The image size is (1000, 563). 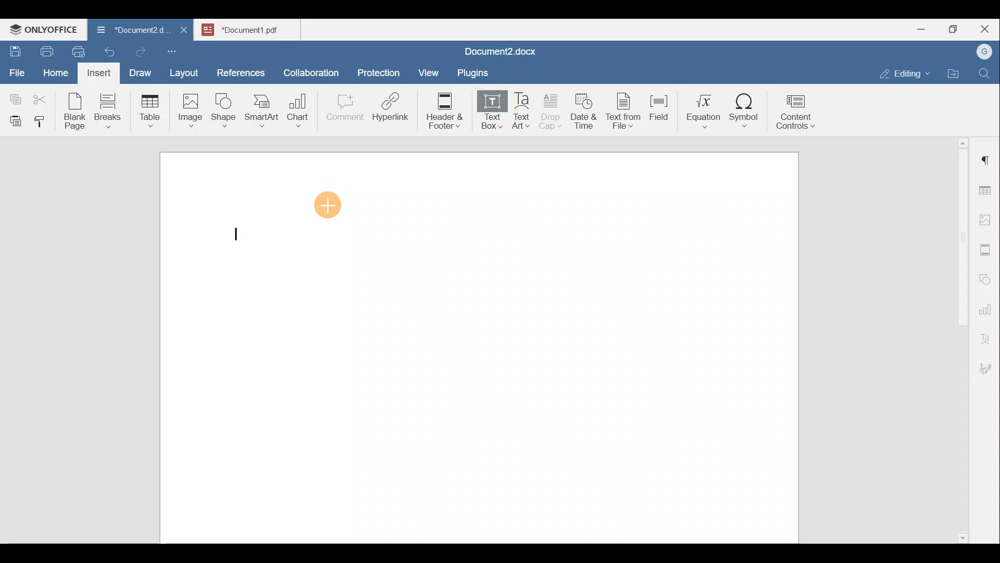 What do you see at coordinates (986, 335) in the screenshot?
I see `Text Art settings` at bounding box center [986, 335].